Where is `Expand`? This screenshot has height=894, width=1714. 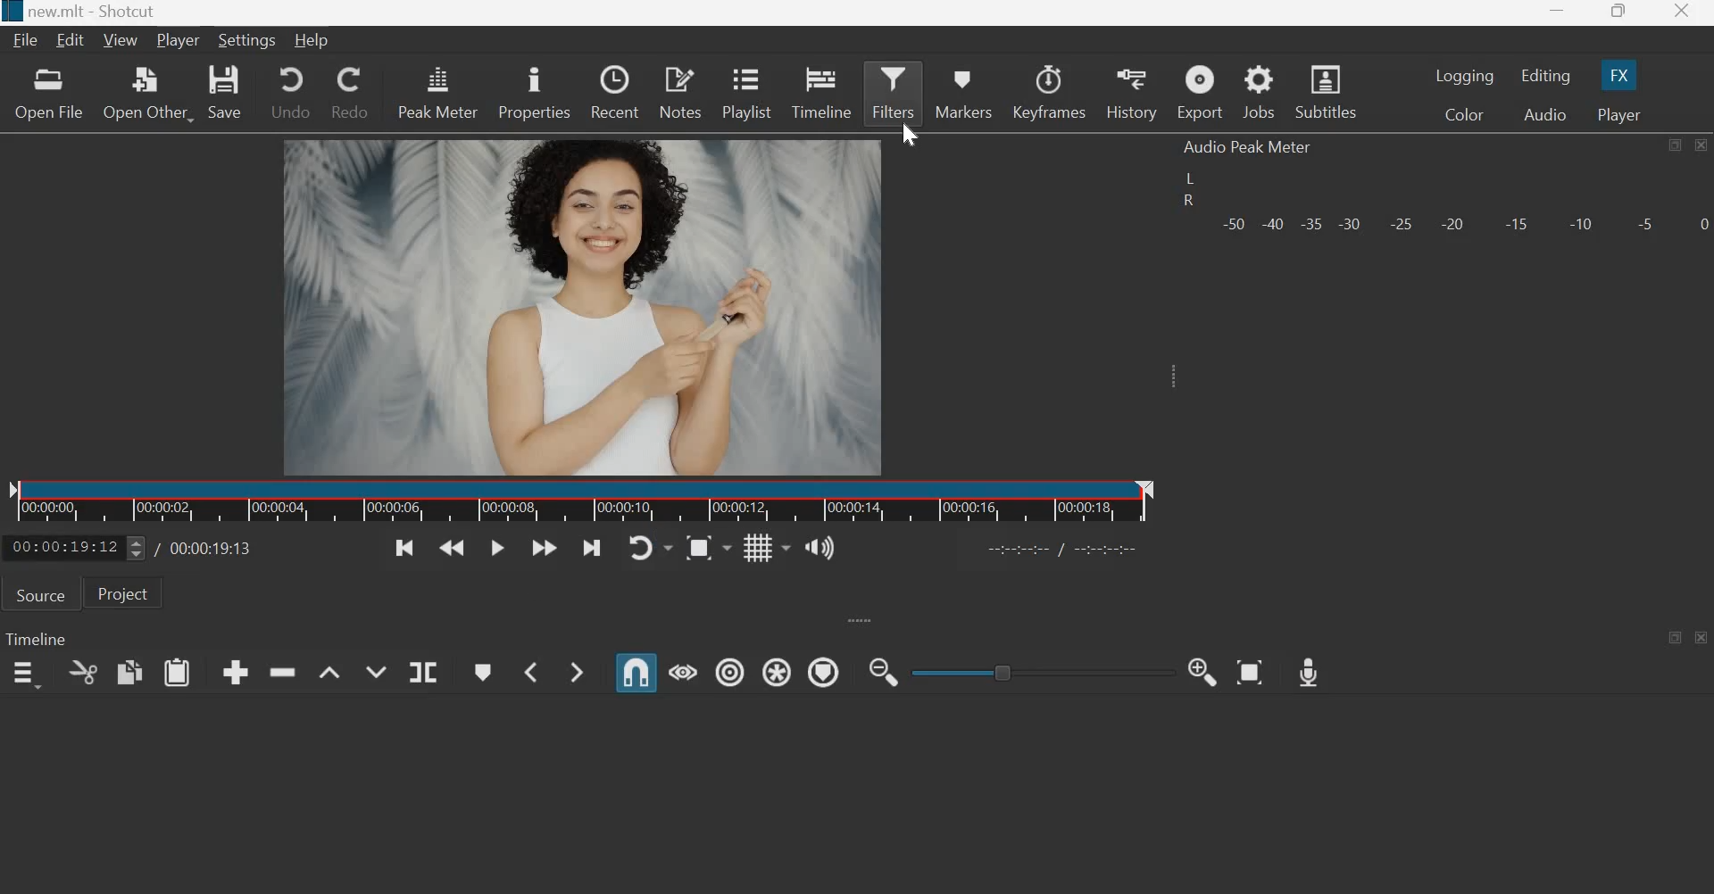 Expand is located at coordinates (1169, 376).